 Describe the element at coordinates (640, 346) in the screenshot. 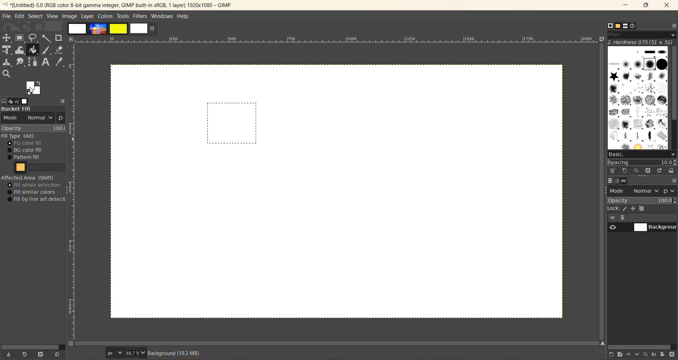

I see `horizontal scroll bar` at that location.